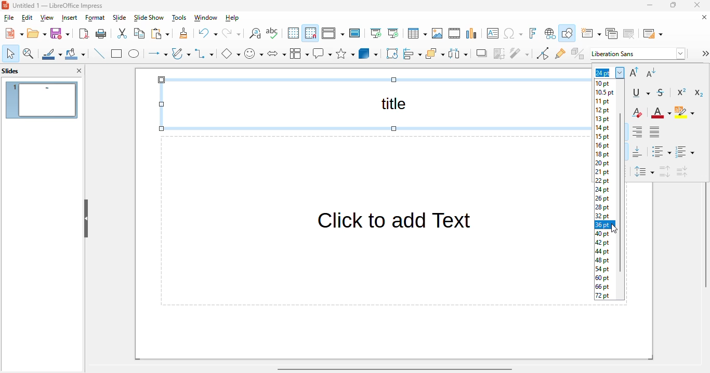 Image resolution: width=710 pixels, height=373 pixels. What do you see at coordinates (311, 33) in the screenshot?
I see `snap to grid` at bounding box center [311, 33].